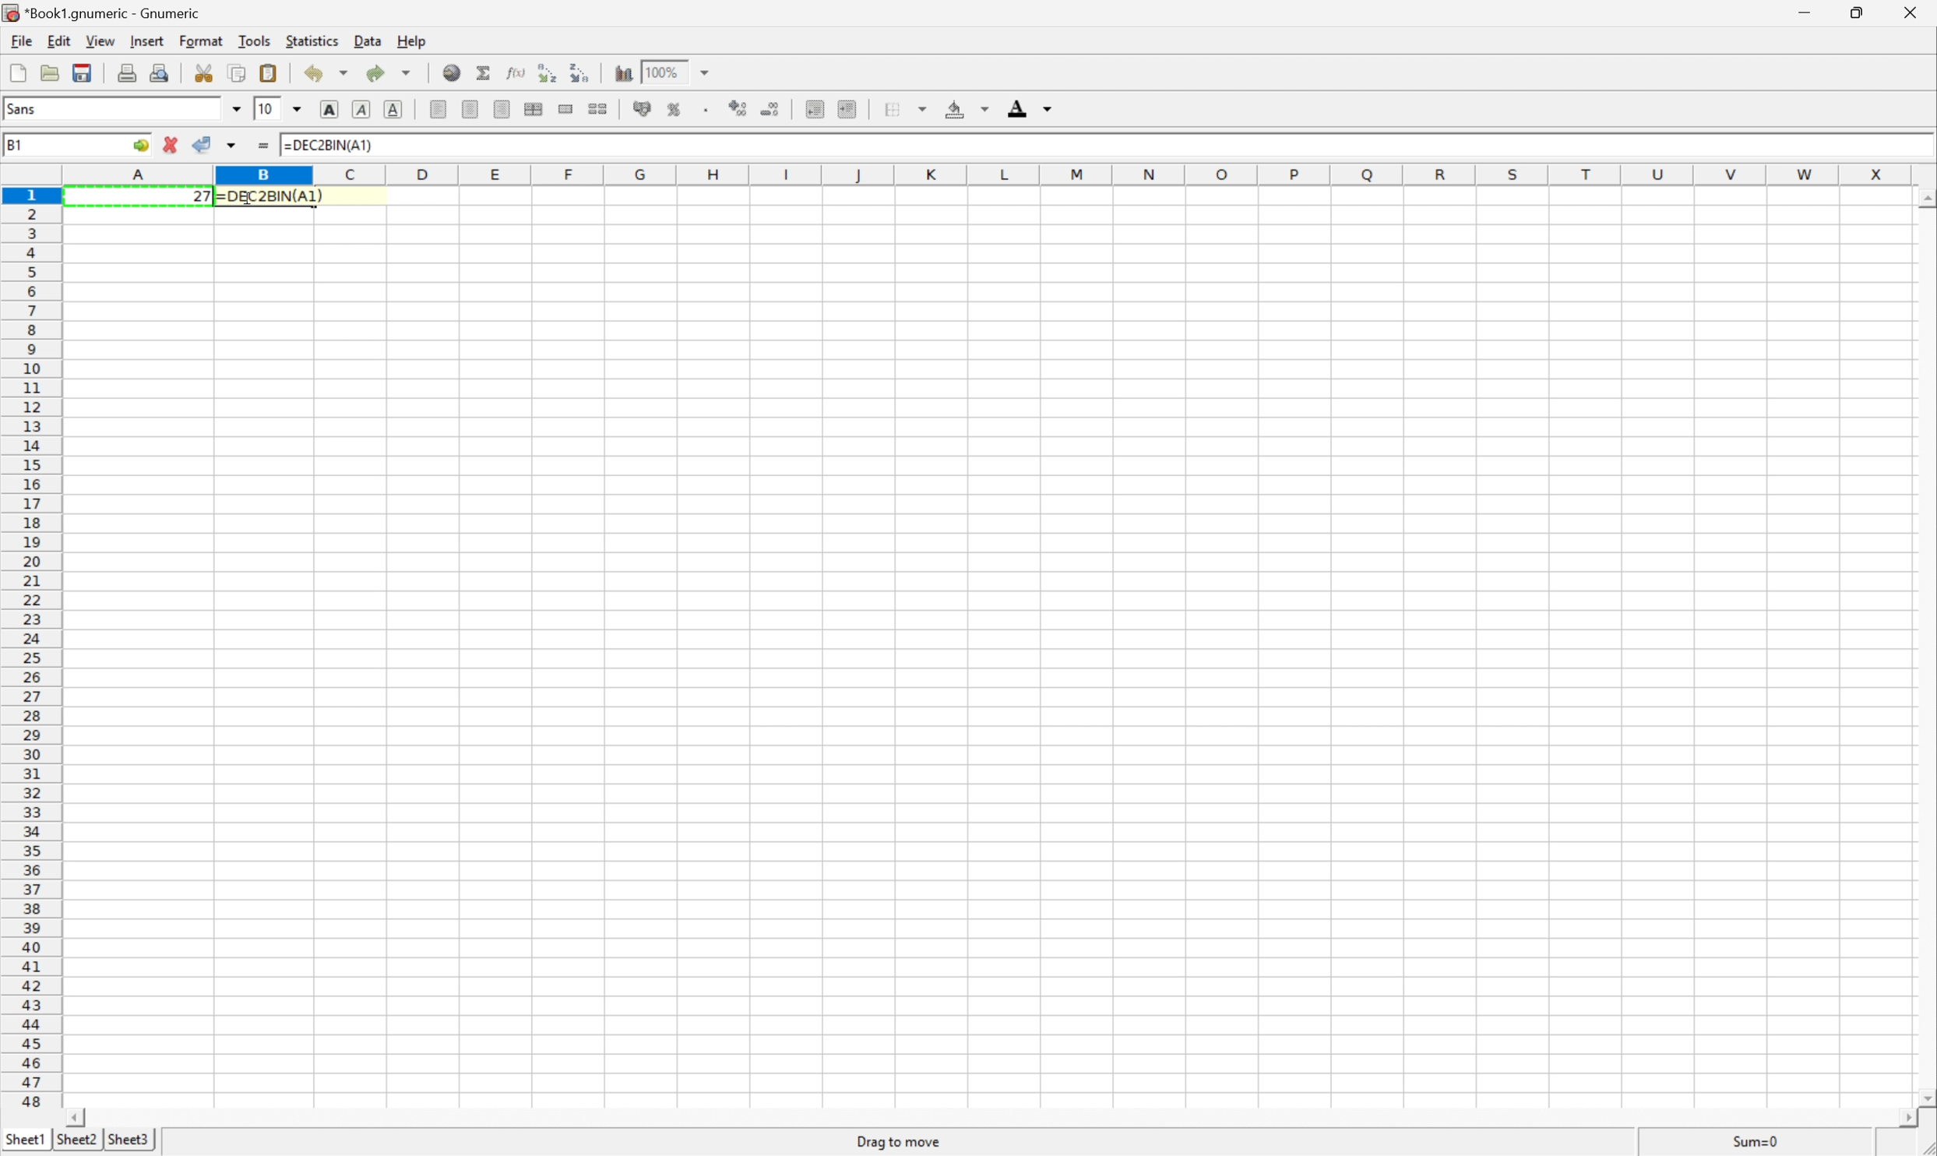 Image resolution: width=1937 pixels, height=1156 pixels. I want to click on Accept changes, so click(201, 143).